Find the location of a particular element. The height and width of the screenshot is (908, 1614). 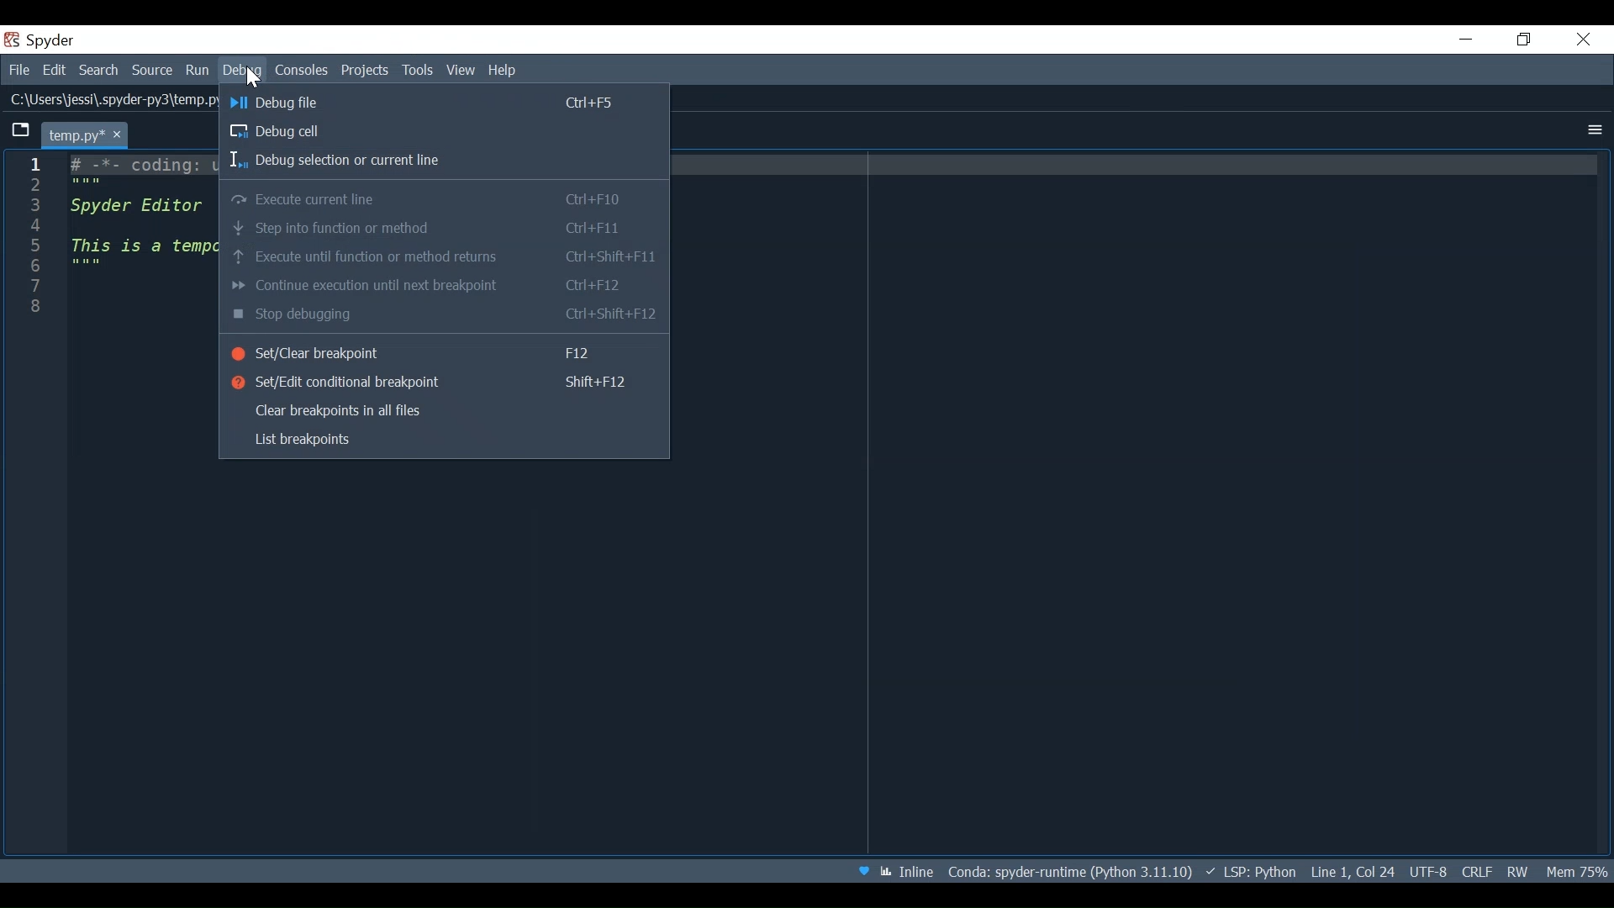

Console is located at coordinates (301, 72).